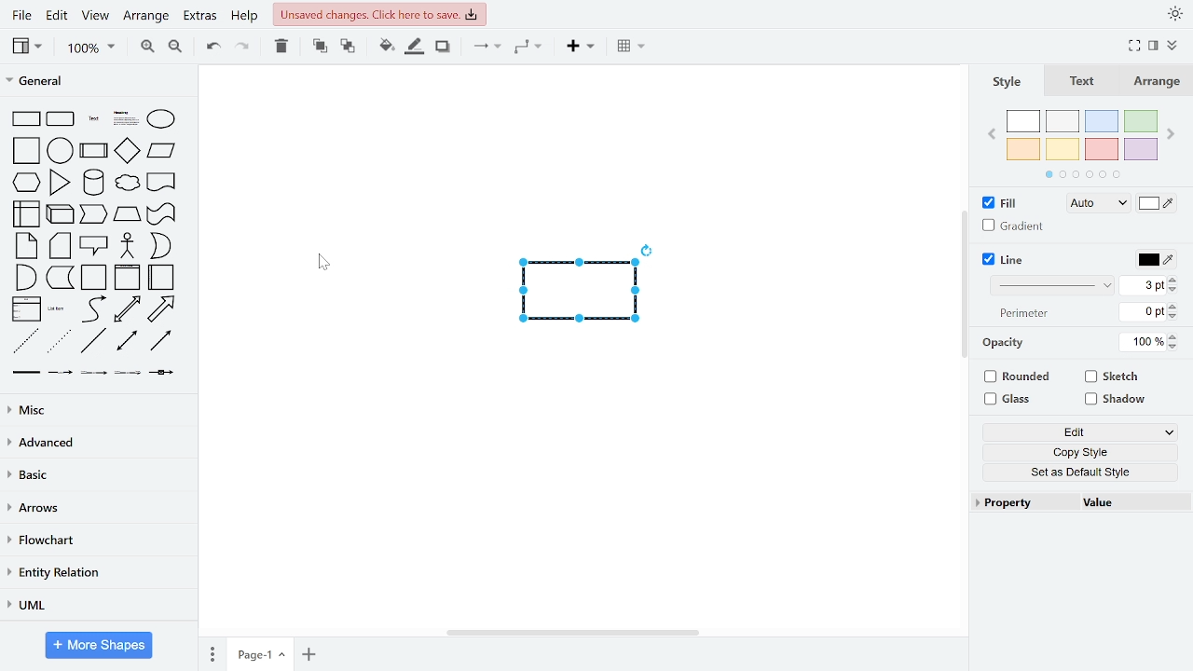 The width and height of the screenshot is (1193, 671). What do you see at coordinates (1169, 135) in the screenshot?
I see `next` at bounding box center [1169, 135].